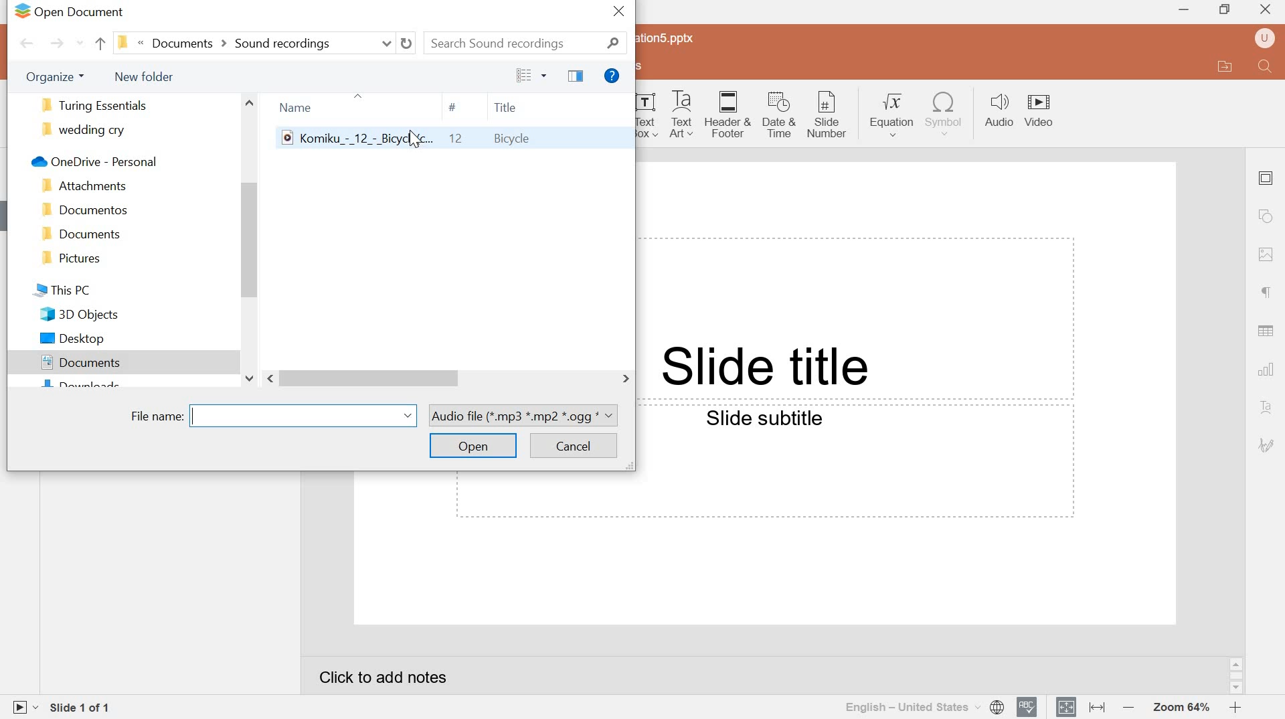 The image size is (1285, 719). Describe the element at coordinates (250, 102) in the screenshot. I see `scroll up` at that location.